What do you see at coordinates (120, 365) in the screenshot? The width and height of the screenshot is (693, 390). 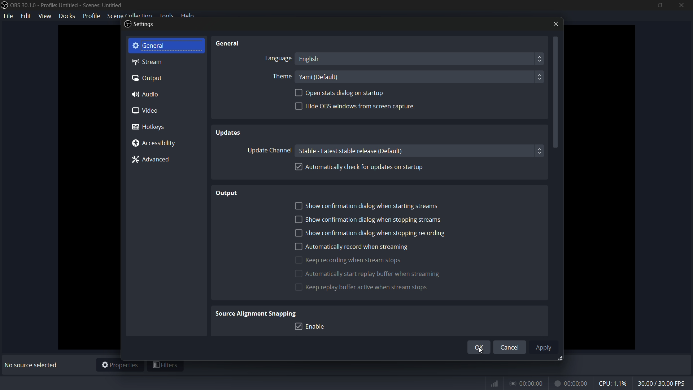 I see `Properties` at bounding box center [120, 365].